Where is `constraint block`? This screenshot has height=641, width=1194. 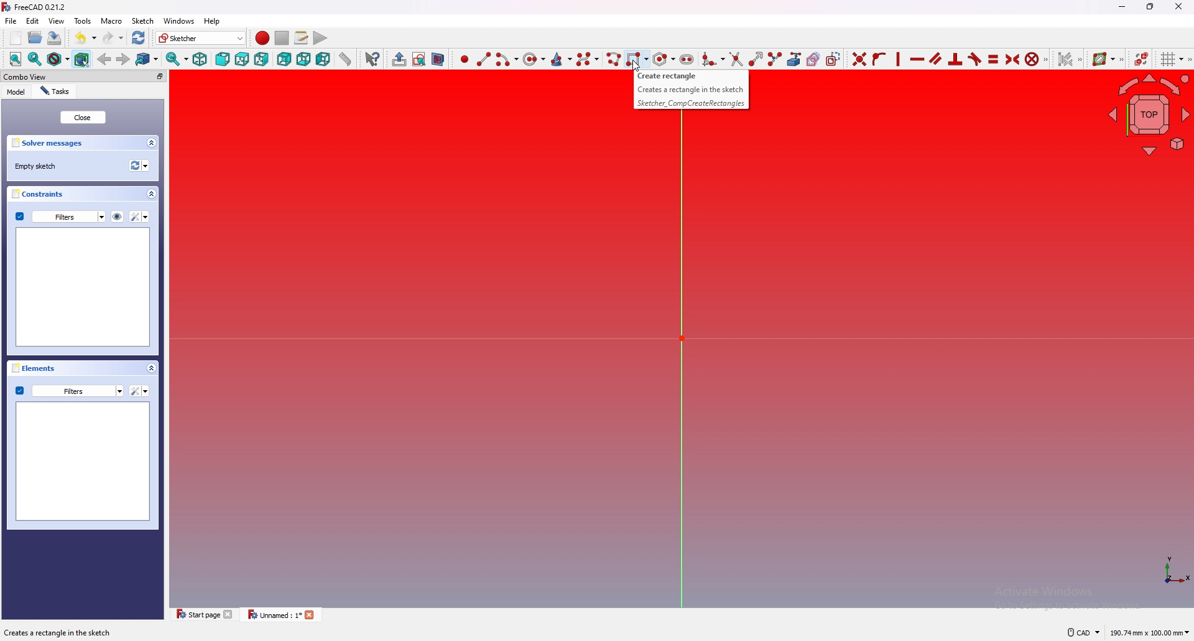 constraint block is located at coordinates (1032, 58).